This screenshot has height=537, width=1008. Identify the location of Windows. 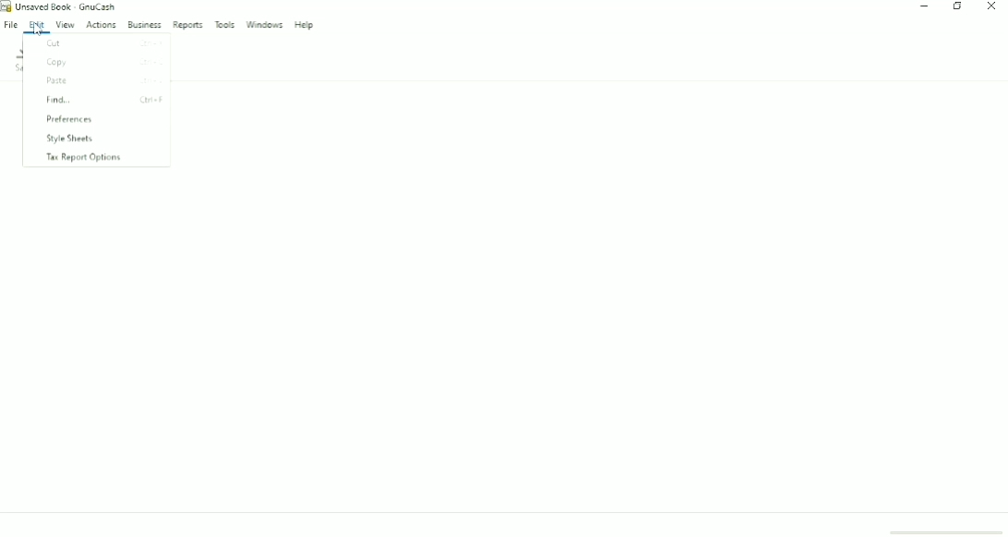
(265, 25).